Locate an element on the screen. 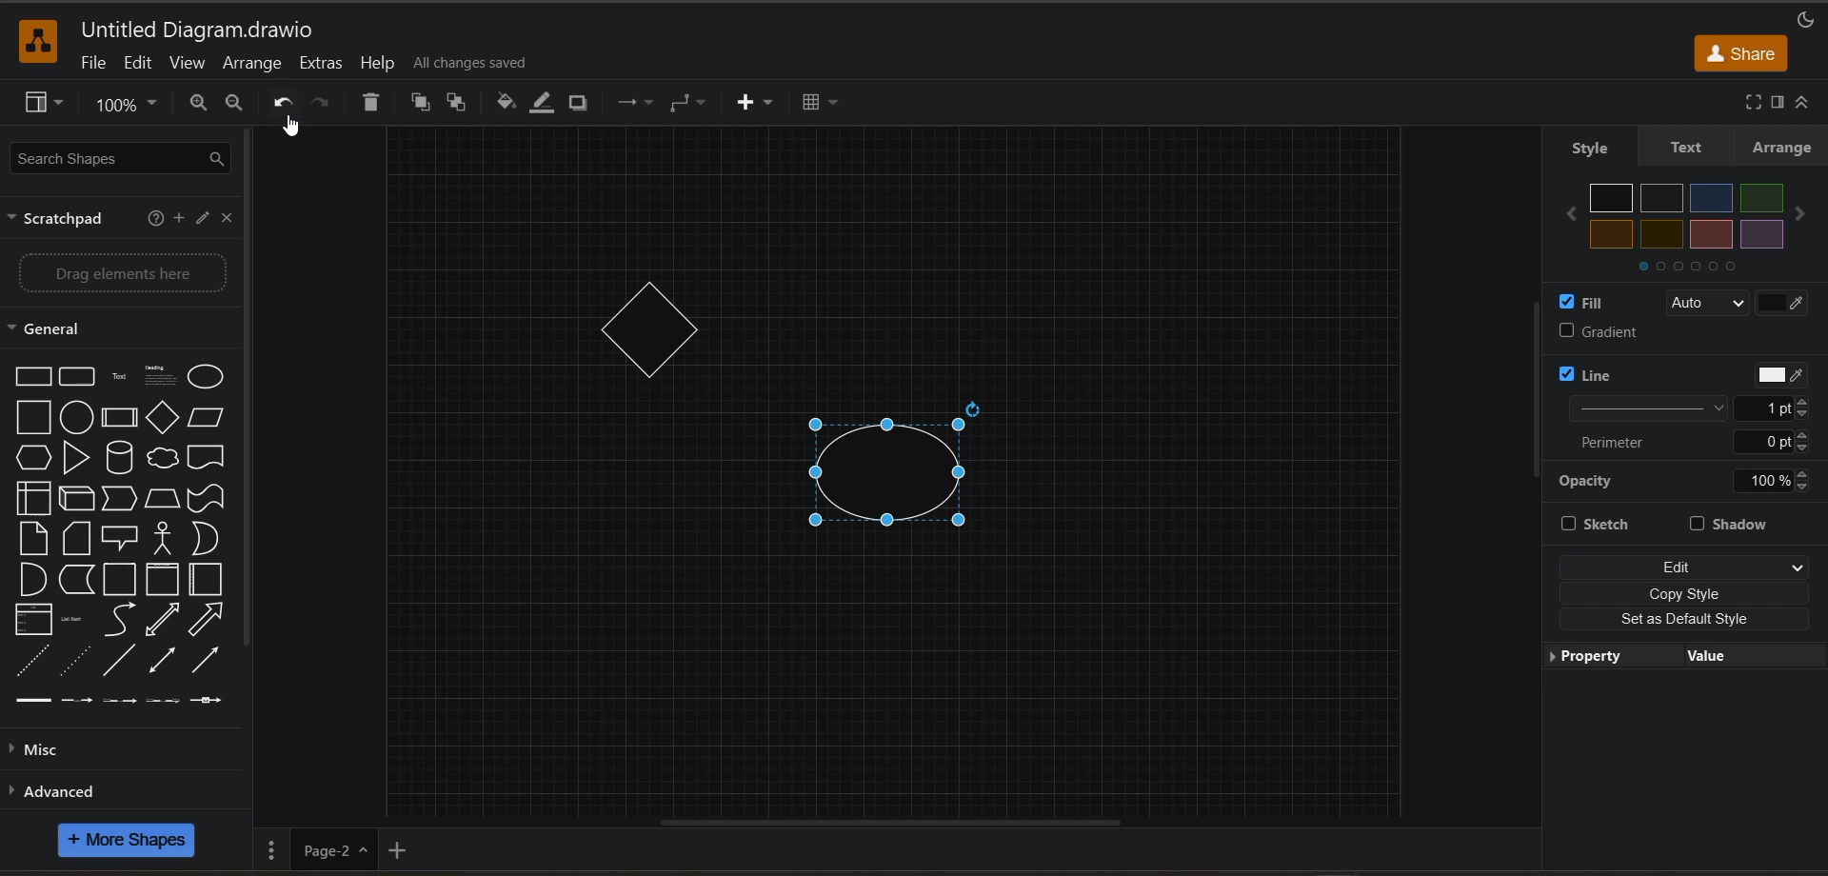 The height and width of the screenshot is (876, 1828). Documents is located at coordinates (207, 457).